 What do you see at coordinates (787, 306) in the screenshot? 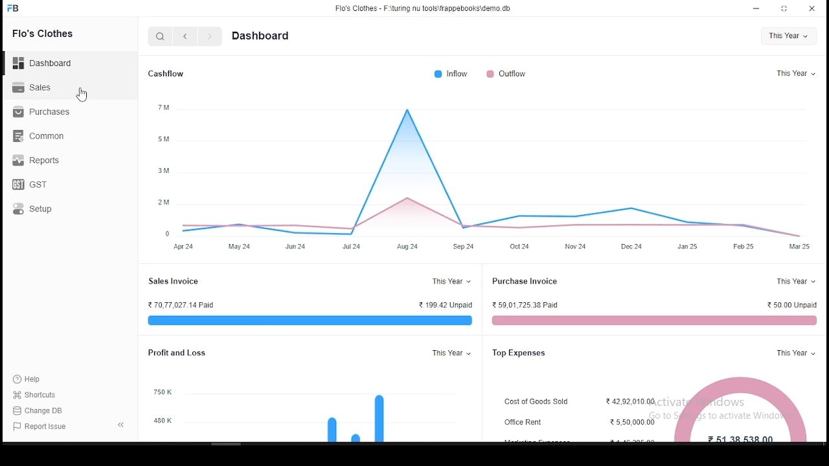
I see `50.00 Unpaid` at bounding box center [787, 306].